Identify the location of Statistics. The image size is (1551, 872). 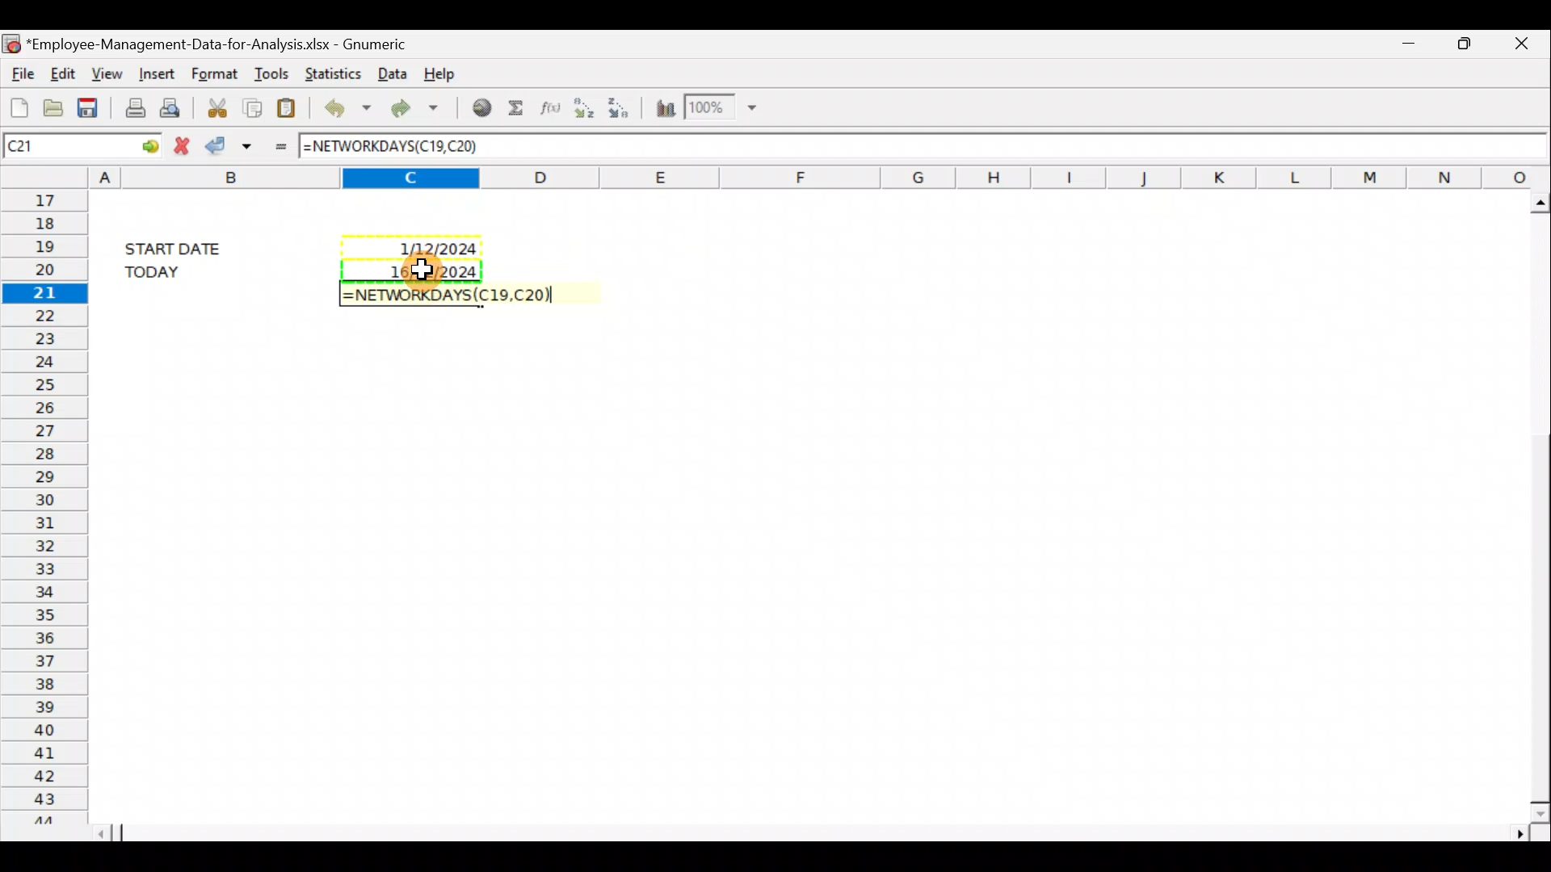
(330, 72).